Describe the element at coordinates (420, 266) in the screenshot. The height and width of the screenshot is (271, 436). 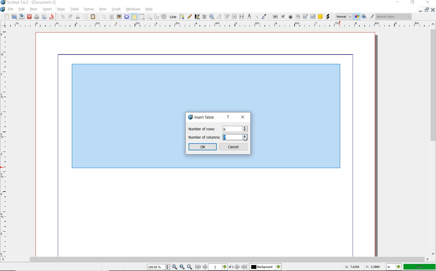
I see `100%` at that location.